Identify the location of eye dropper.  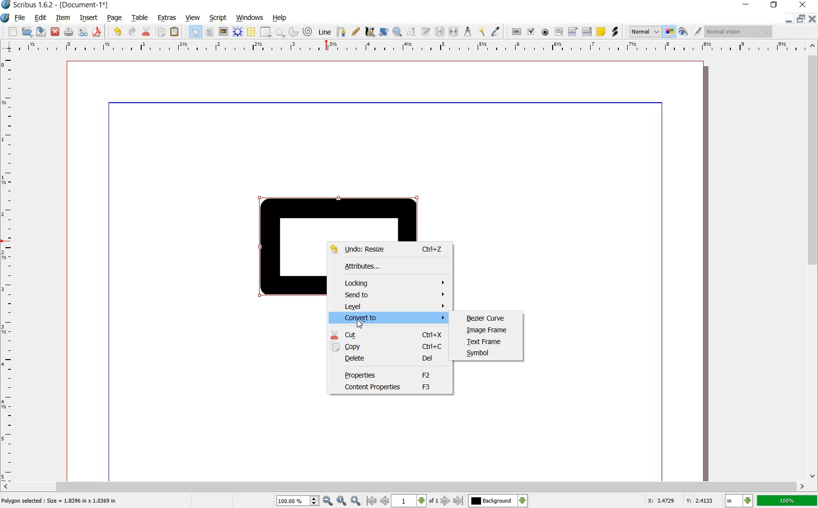
(496, 31).